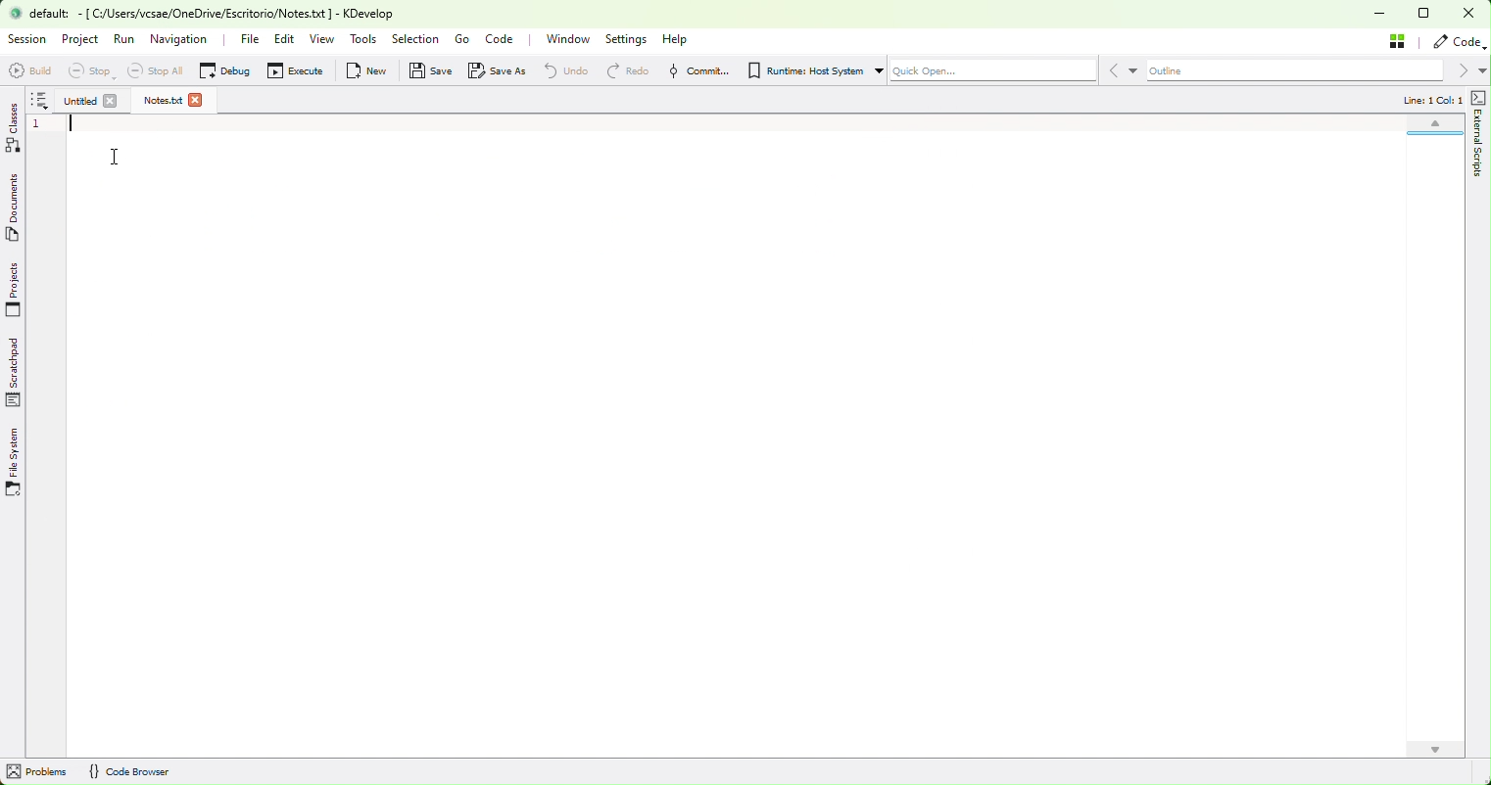  I want to click on scroll down, so click(1435, 750).